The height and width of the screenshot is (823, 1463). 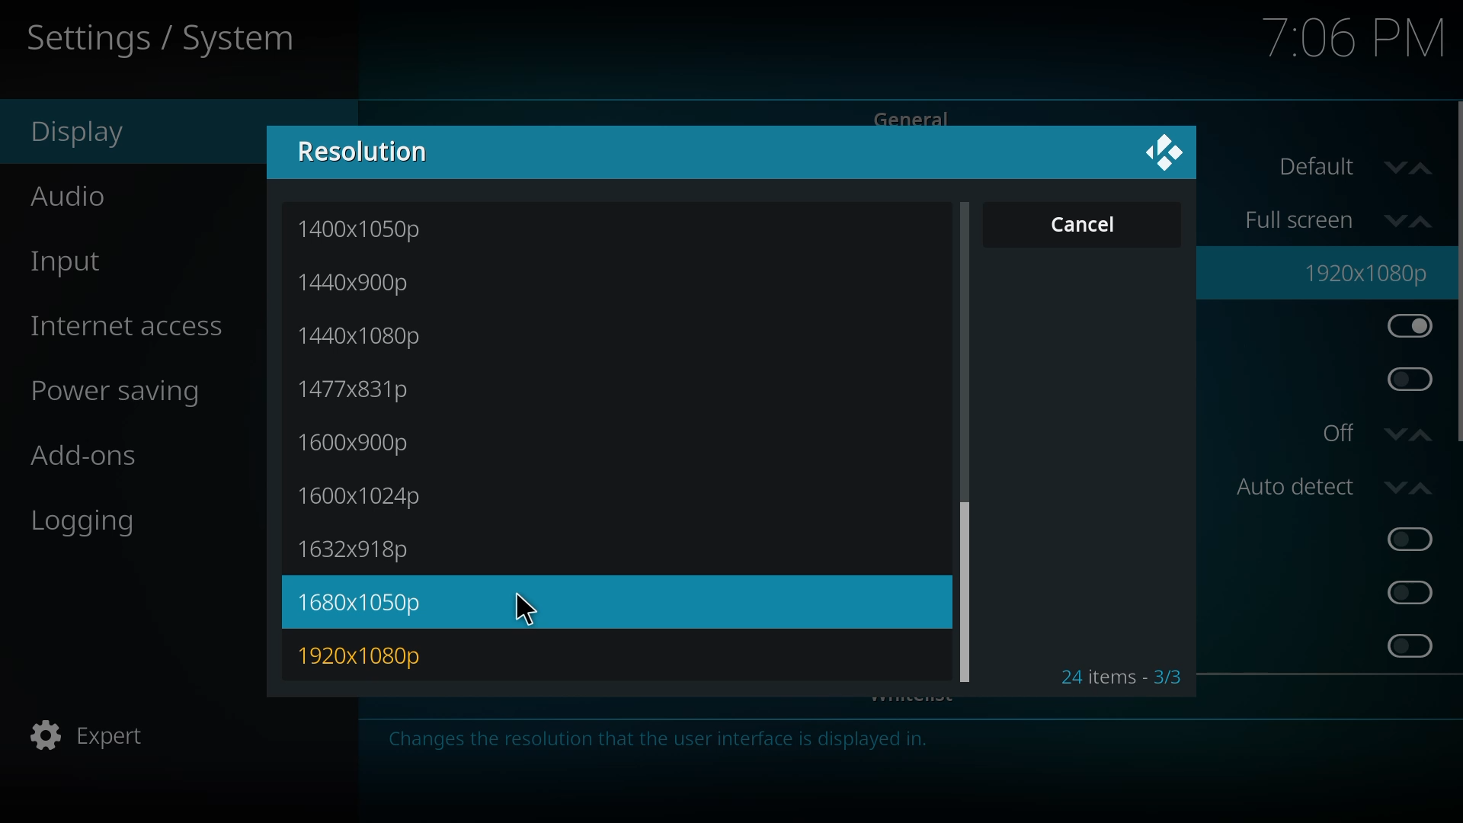 I want to click on off, so click(x=1378, y=432).